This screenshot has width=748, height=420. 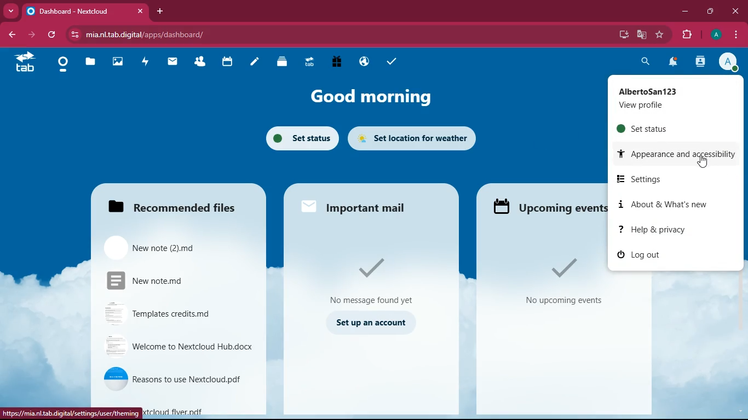 I want to click on no message found yet, so click(x=376, y=279).